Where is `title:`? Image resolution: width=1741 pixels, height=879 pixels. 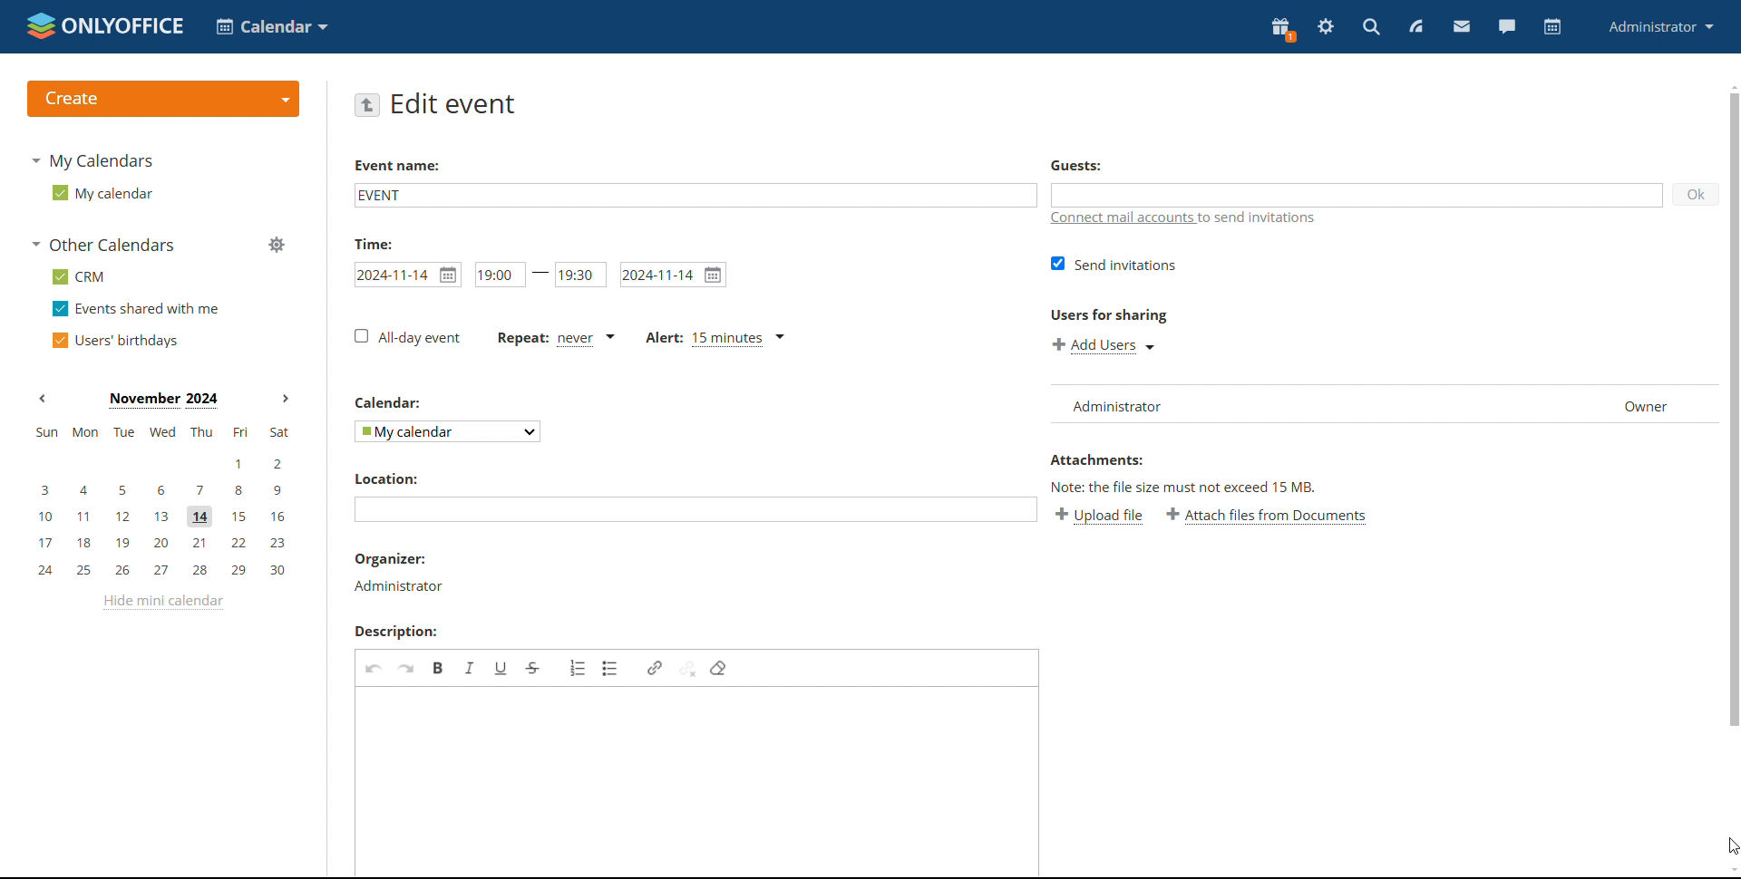
title: is located at coordinates (380, 243).